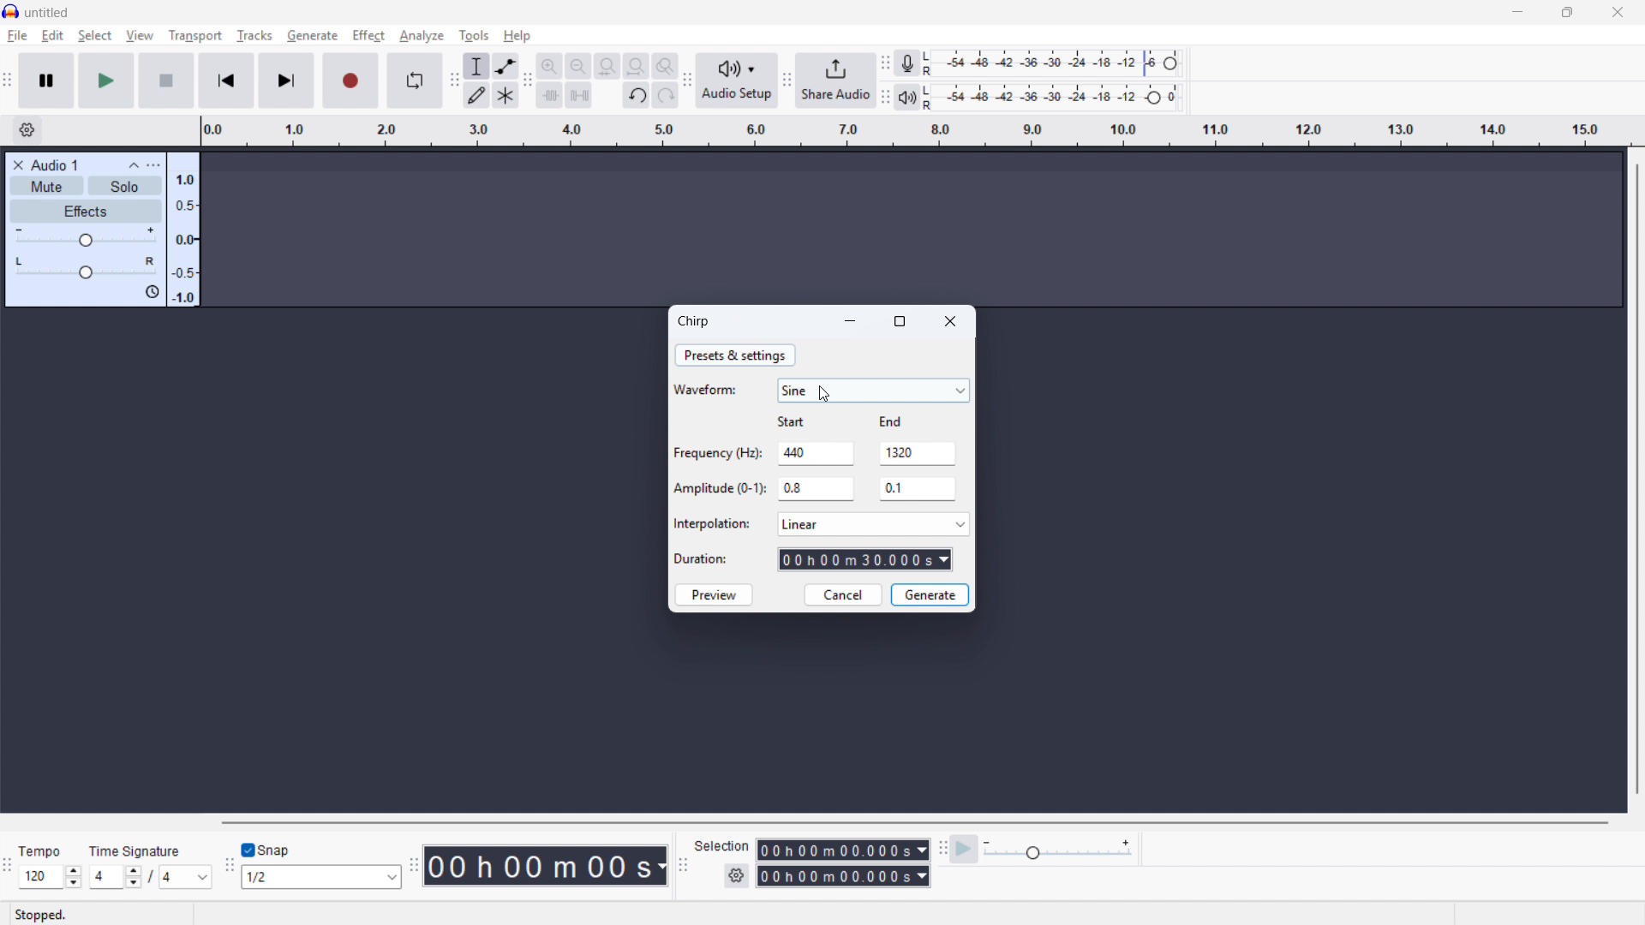 The image size is (1645, 925). I want to click on Silence audio selection , so click(578, 94).